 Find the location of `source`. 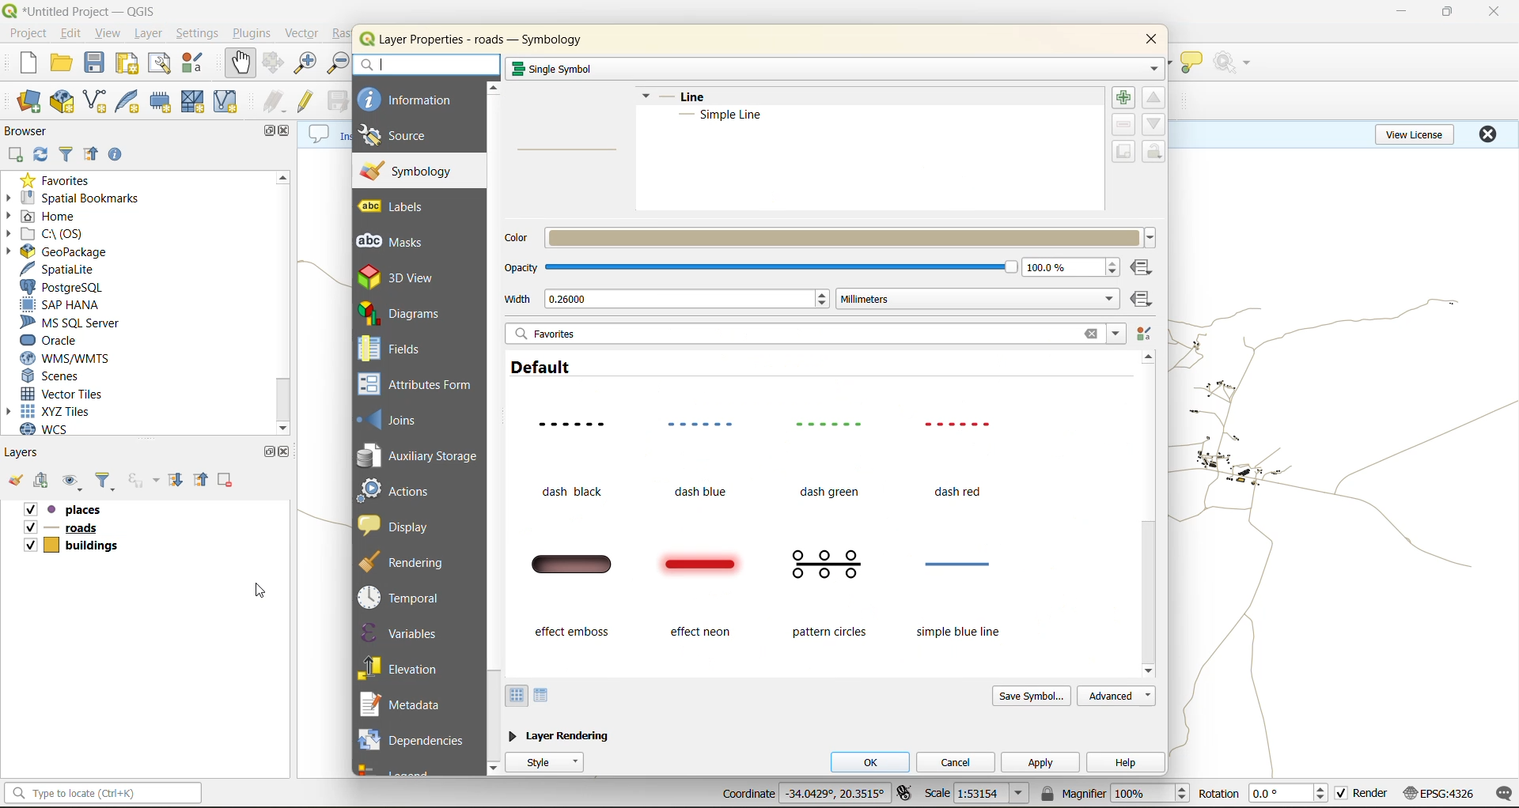

source is located at coordinates (403, 136).